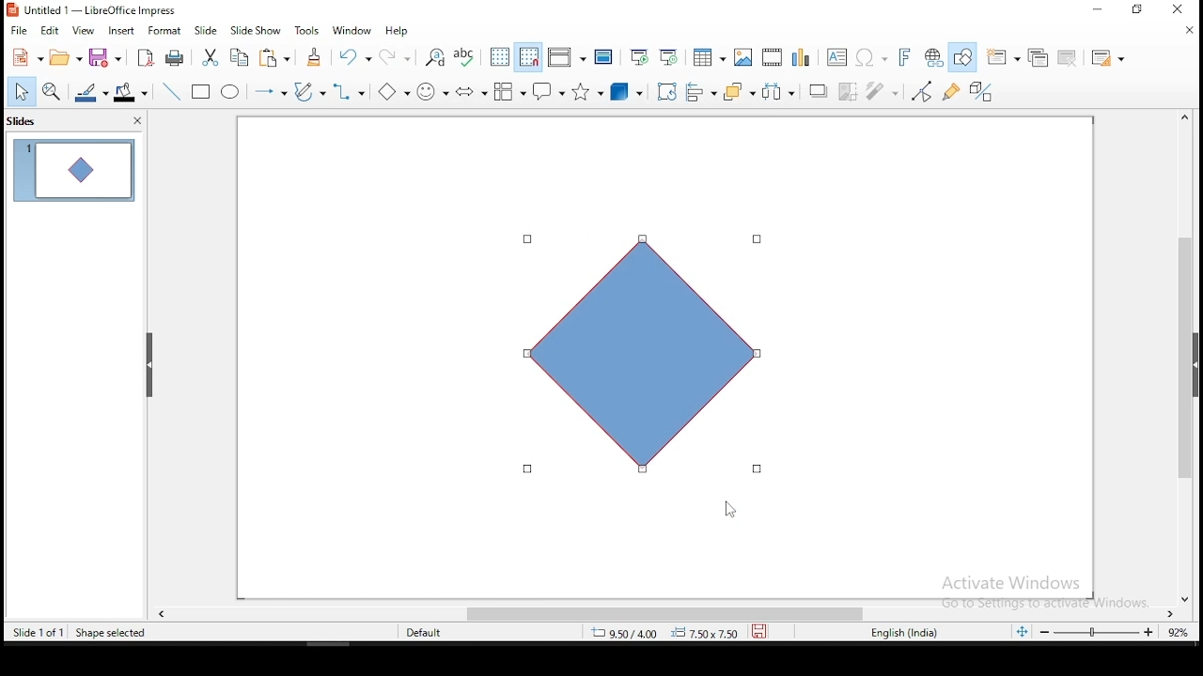 Image resolution: width=1203 pixels, height=676 pixels. Describe the element at coordinates (308, 30) in the screenshot. I see `tools` at that location.